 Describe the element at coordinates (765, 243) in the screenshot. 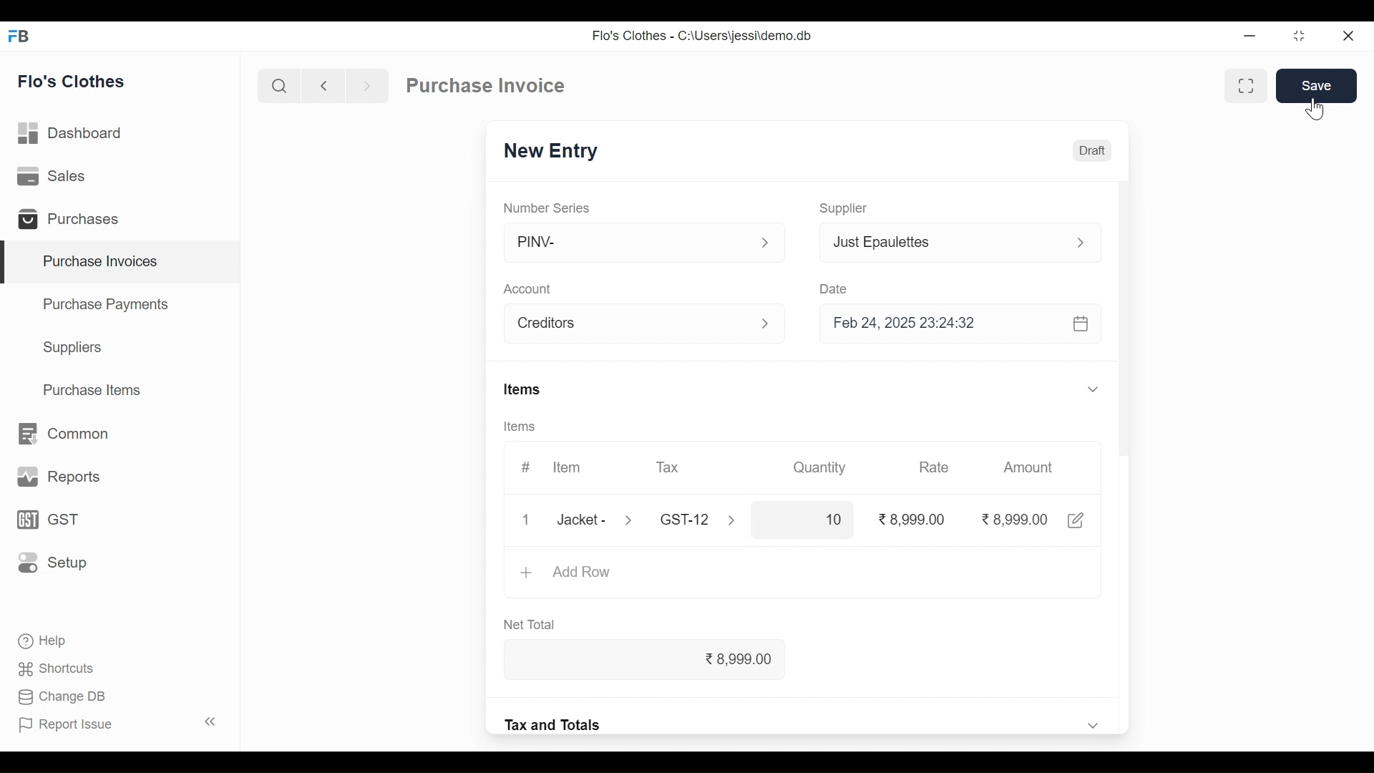

I see `expand` at that location.